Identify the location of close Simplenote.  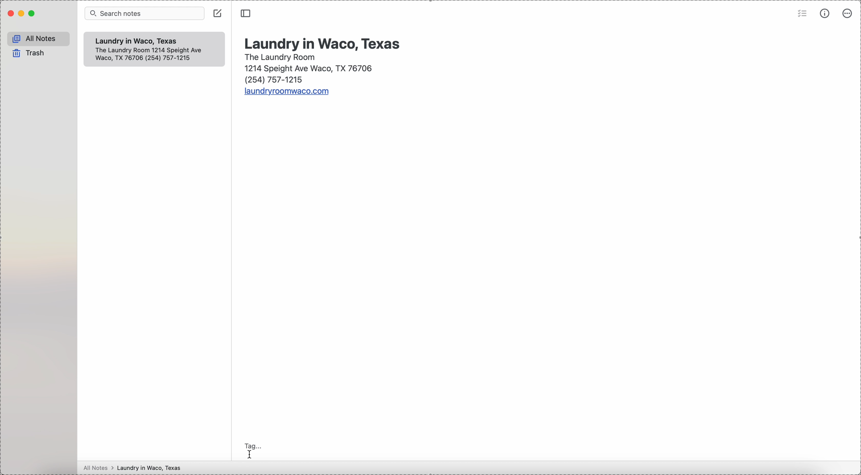
(8, 13).